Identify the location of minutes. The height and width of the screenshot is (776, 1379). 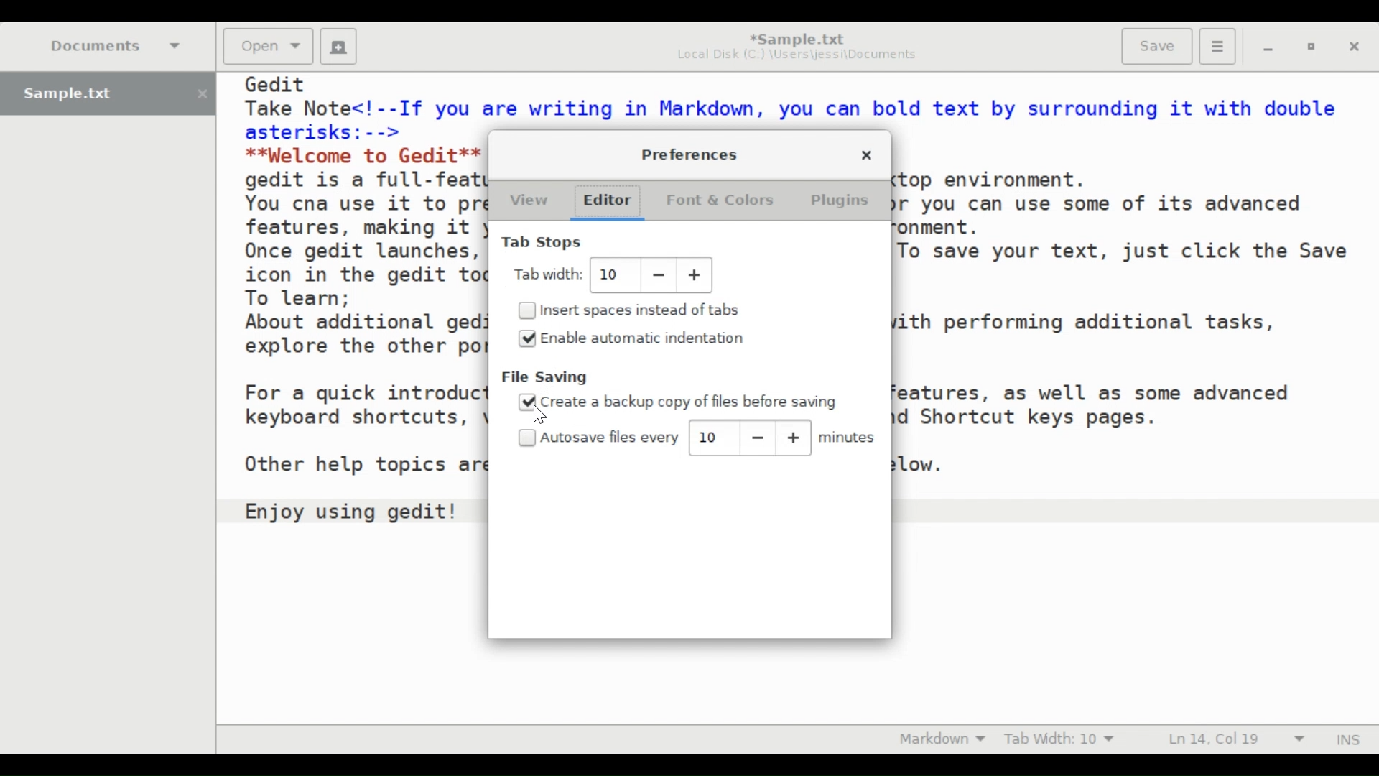
(850, 438).